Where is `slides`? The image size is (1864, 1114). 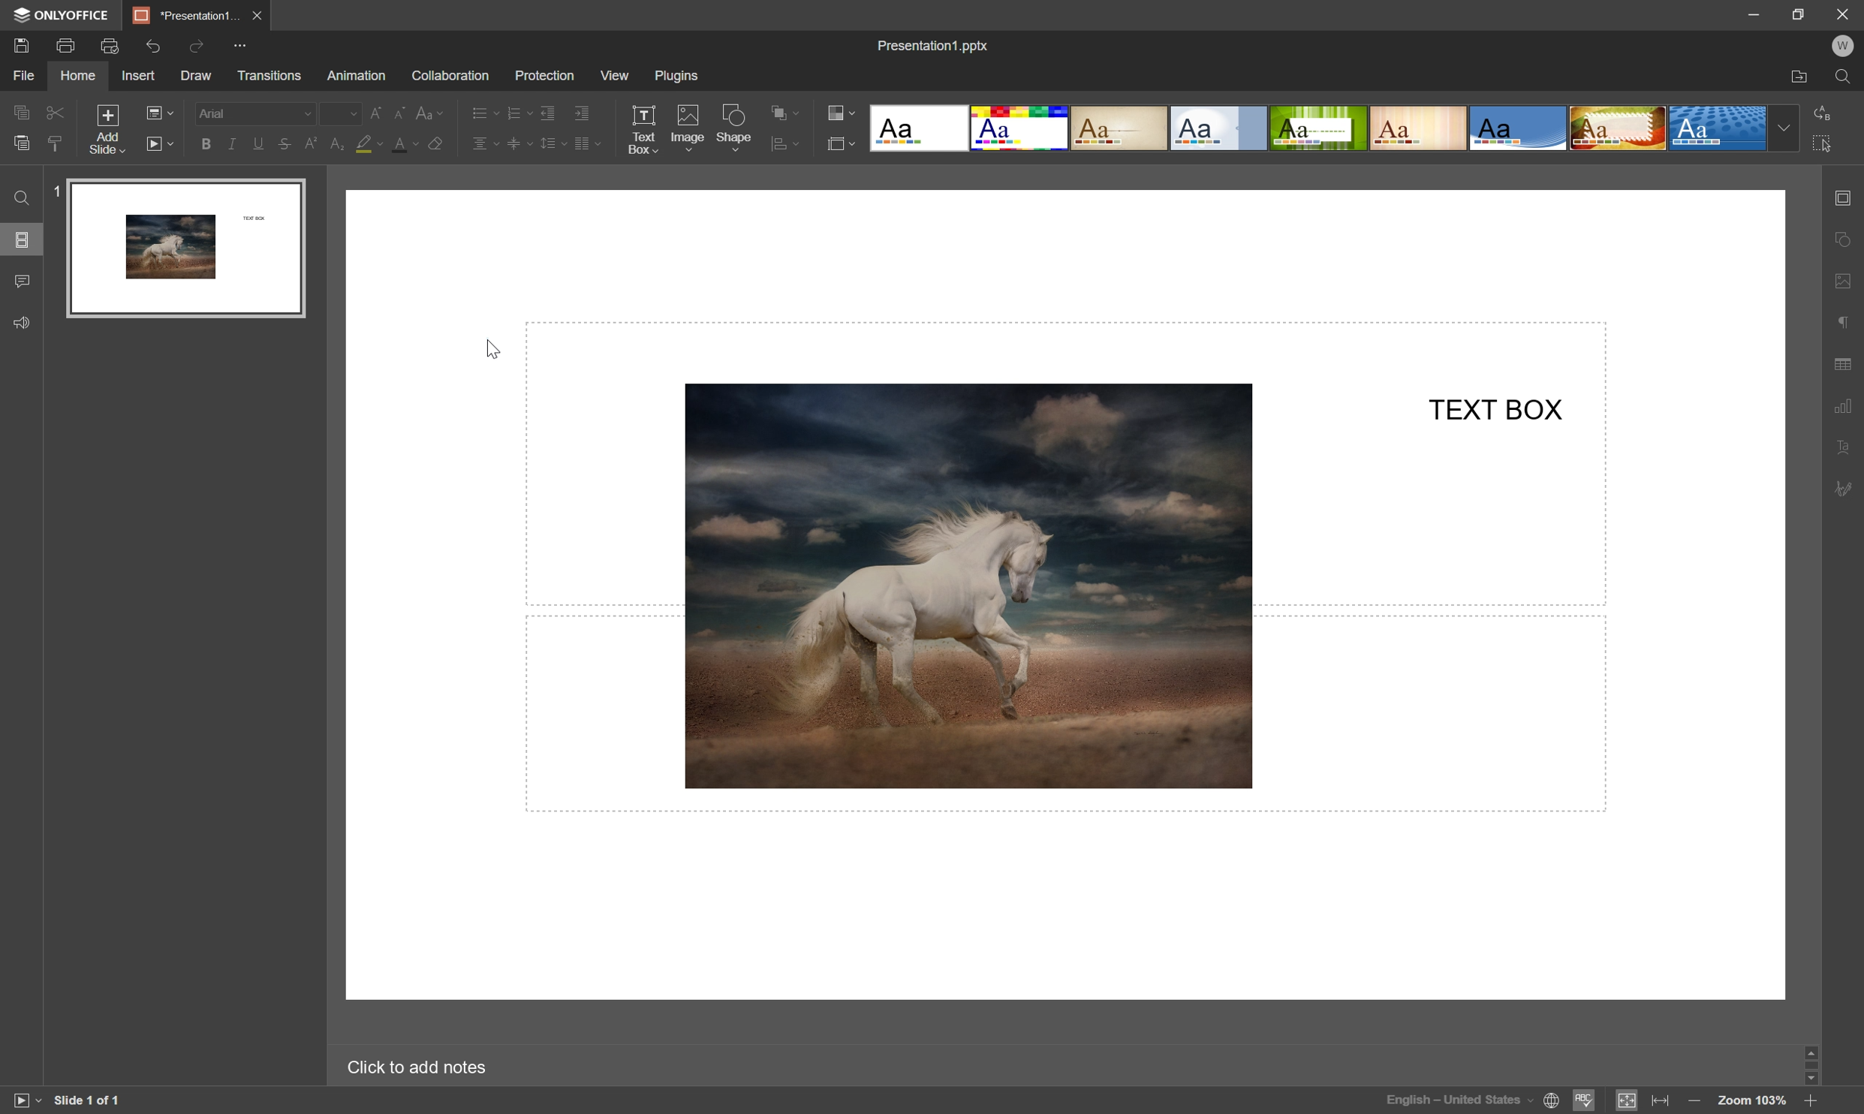
slides is located at coordinates (23, 241).